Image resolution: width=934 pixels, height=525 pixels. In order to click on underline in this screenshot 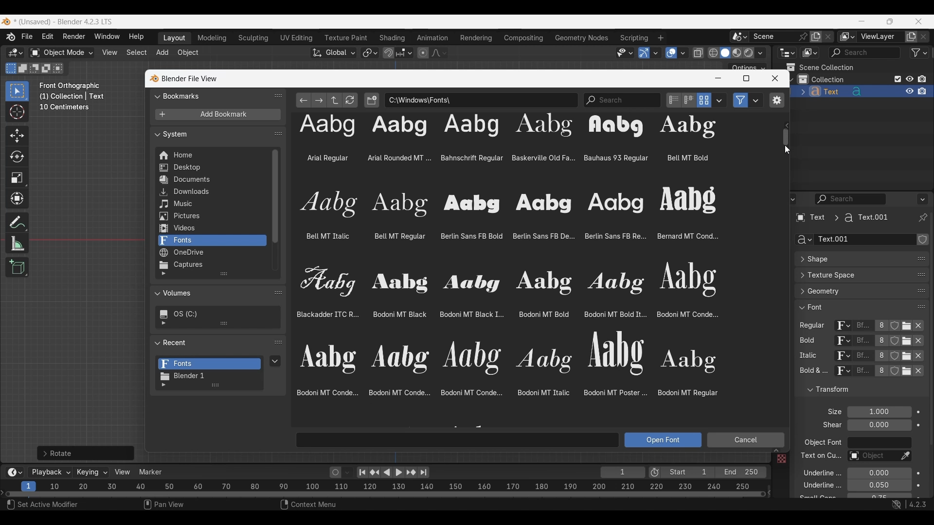, I will do `click(814, 487)`.